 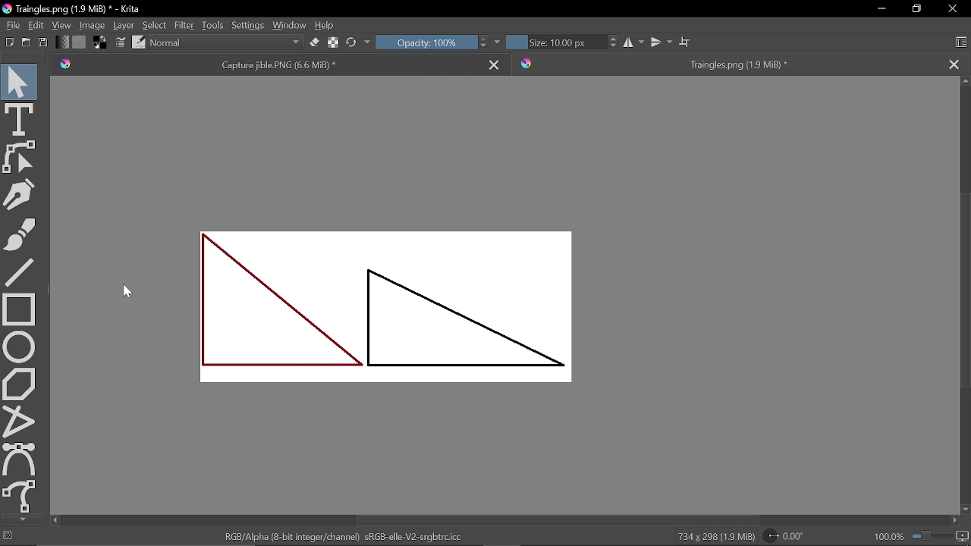 I want to click on Move down, so click(x=965, y=509).